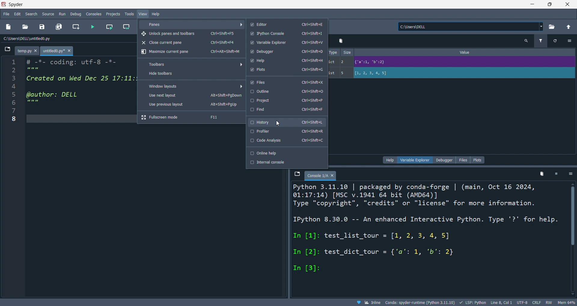 Image resolution: width=577 pixels, height=306 pixels. I want to click on outline, so click(286, 91).